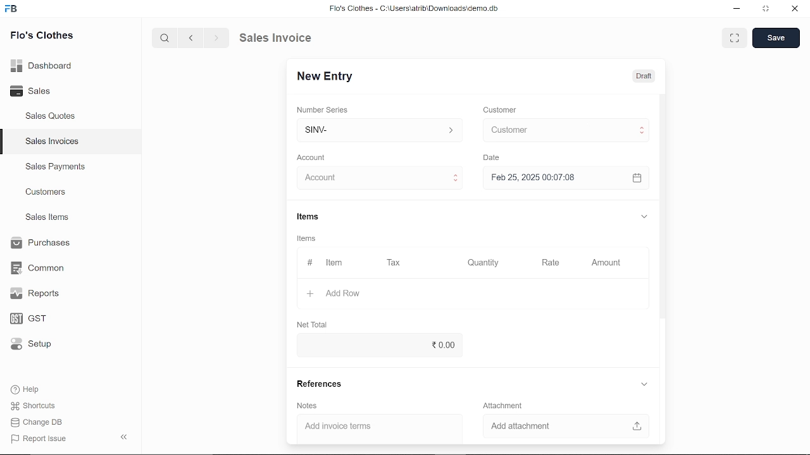  Describe the element at coordinates (34, 406) in the screenshot. I see `Shortcuts` at that location.